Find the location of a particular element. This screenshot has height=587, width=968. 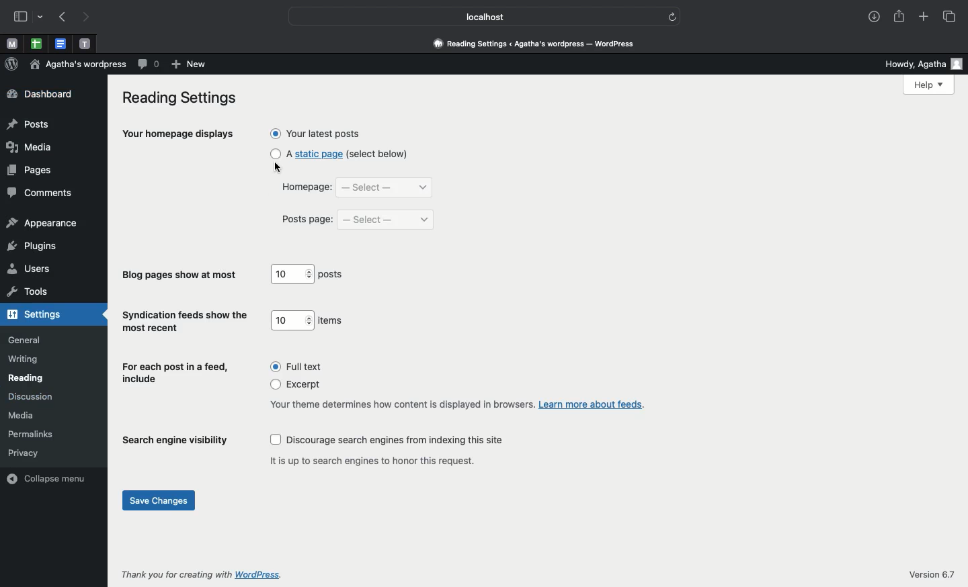

For each post in a feed, include is located at coordinates (177, 374).